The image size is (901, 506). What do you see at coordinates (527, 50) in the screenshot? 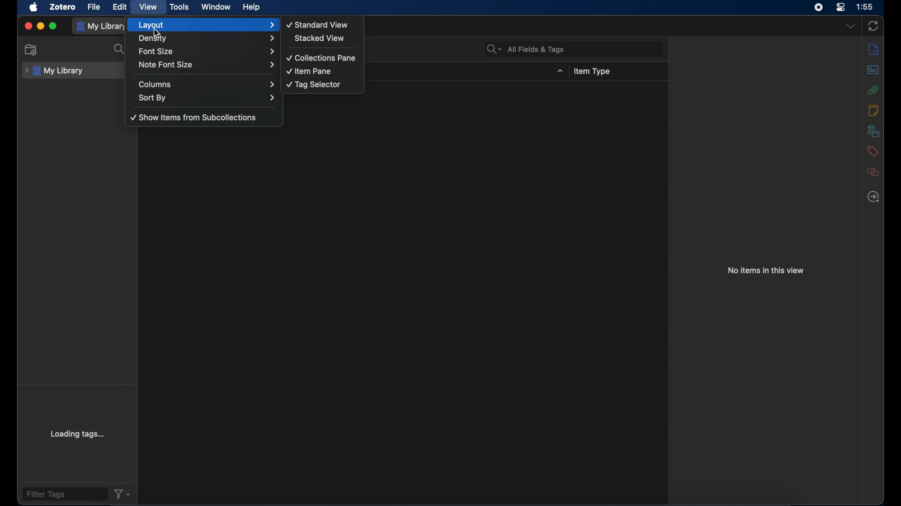
I see `all fields & tags` at bounding box center [527, 50].